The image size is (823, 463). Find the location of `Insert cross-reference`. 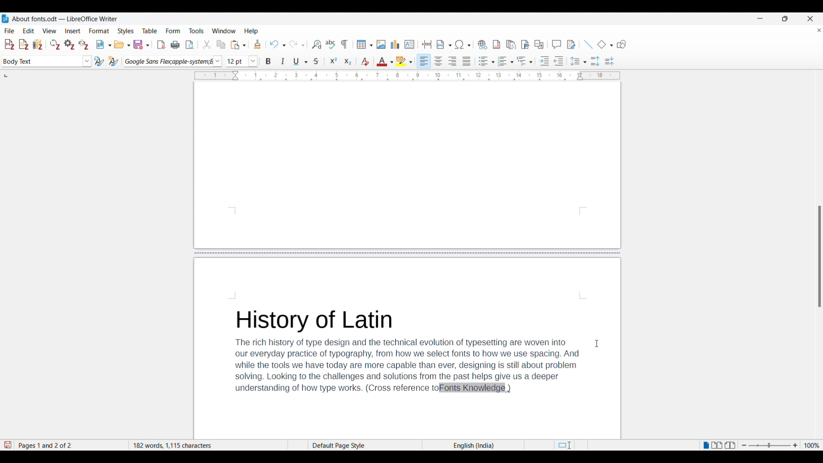

Insert cross-reference is located at coordinates (539, 45).